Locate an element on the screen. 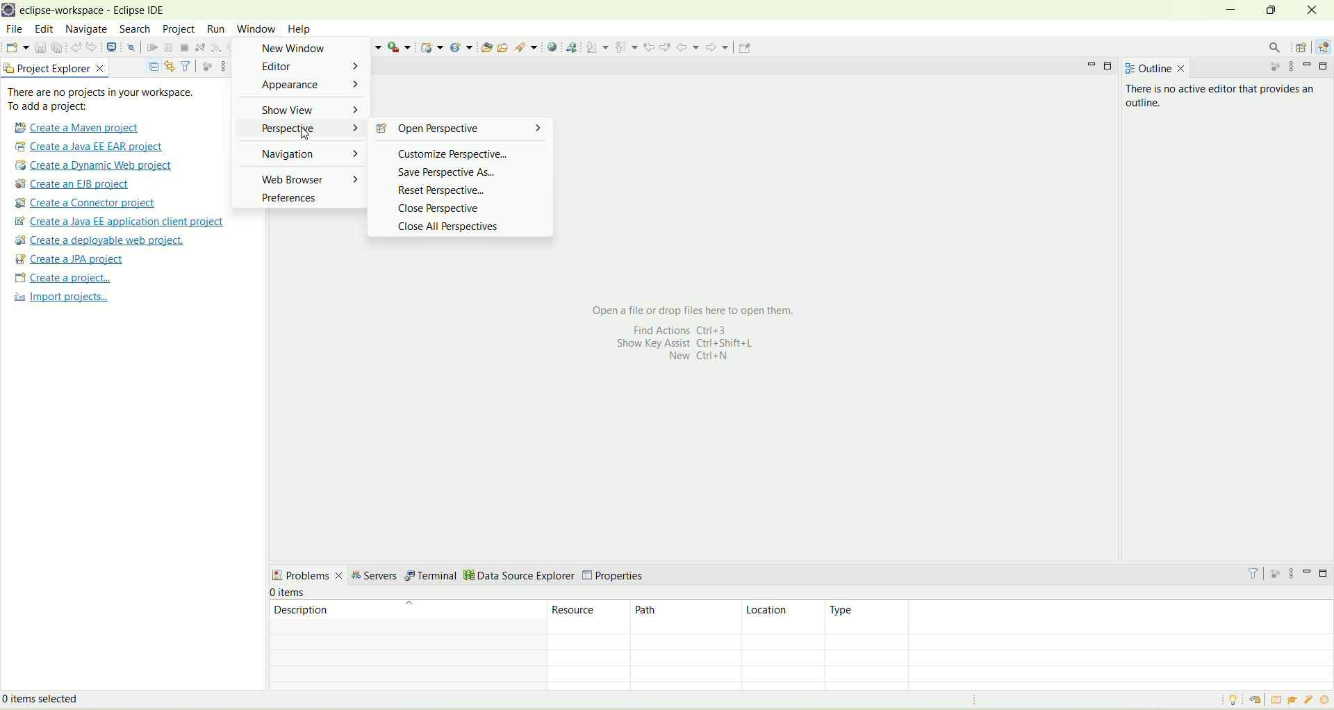 This screenshot has width=1334, height=710. customixze perspective is located at coordinates (454, 152).